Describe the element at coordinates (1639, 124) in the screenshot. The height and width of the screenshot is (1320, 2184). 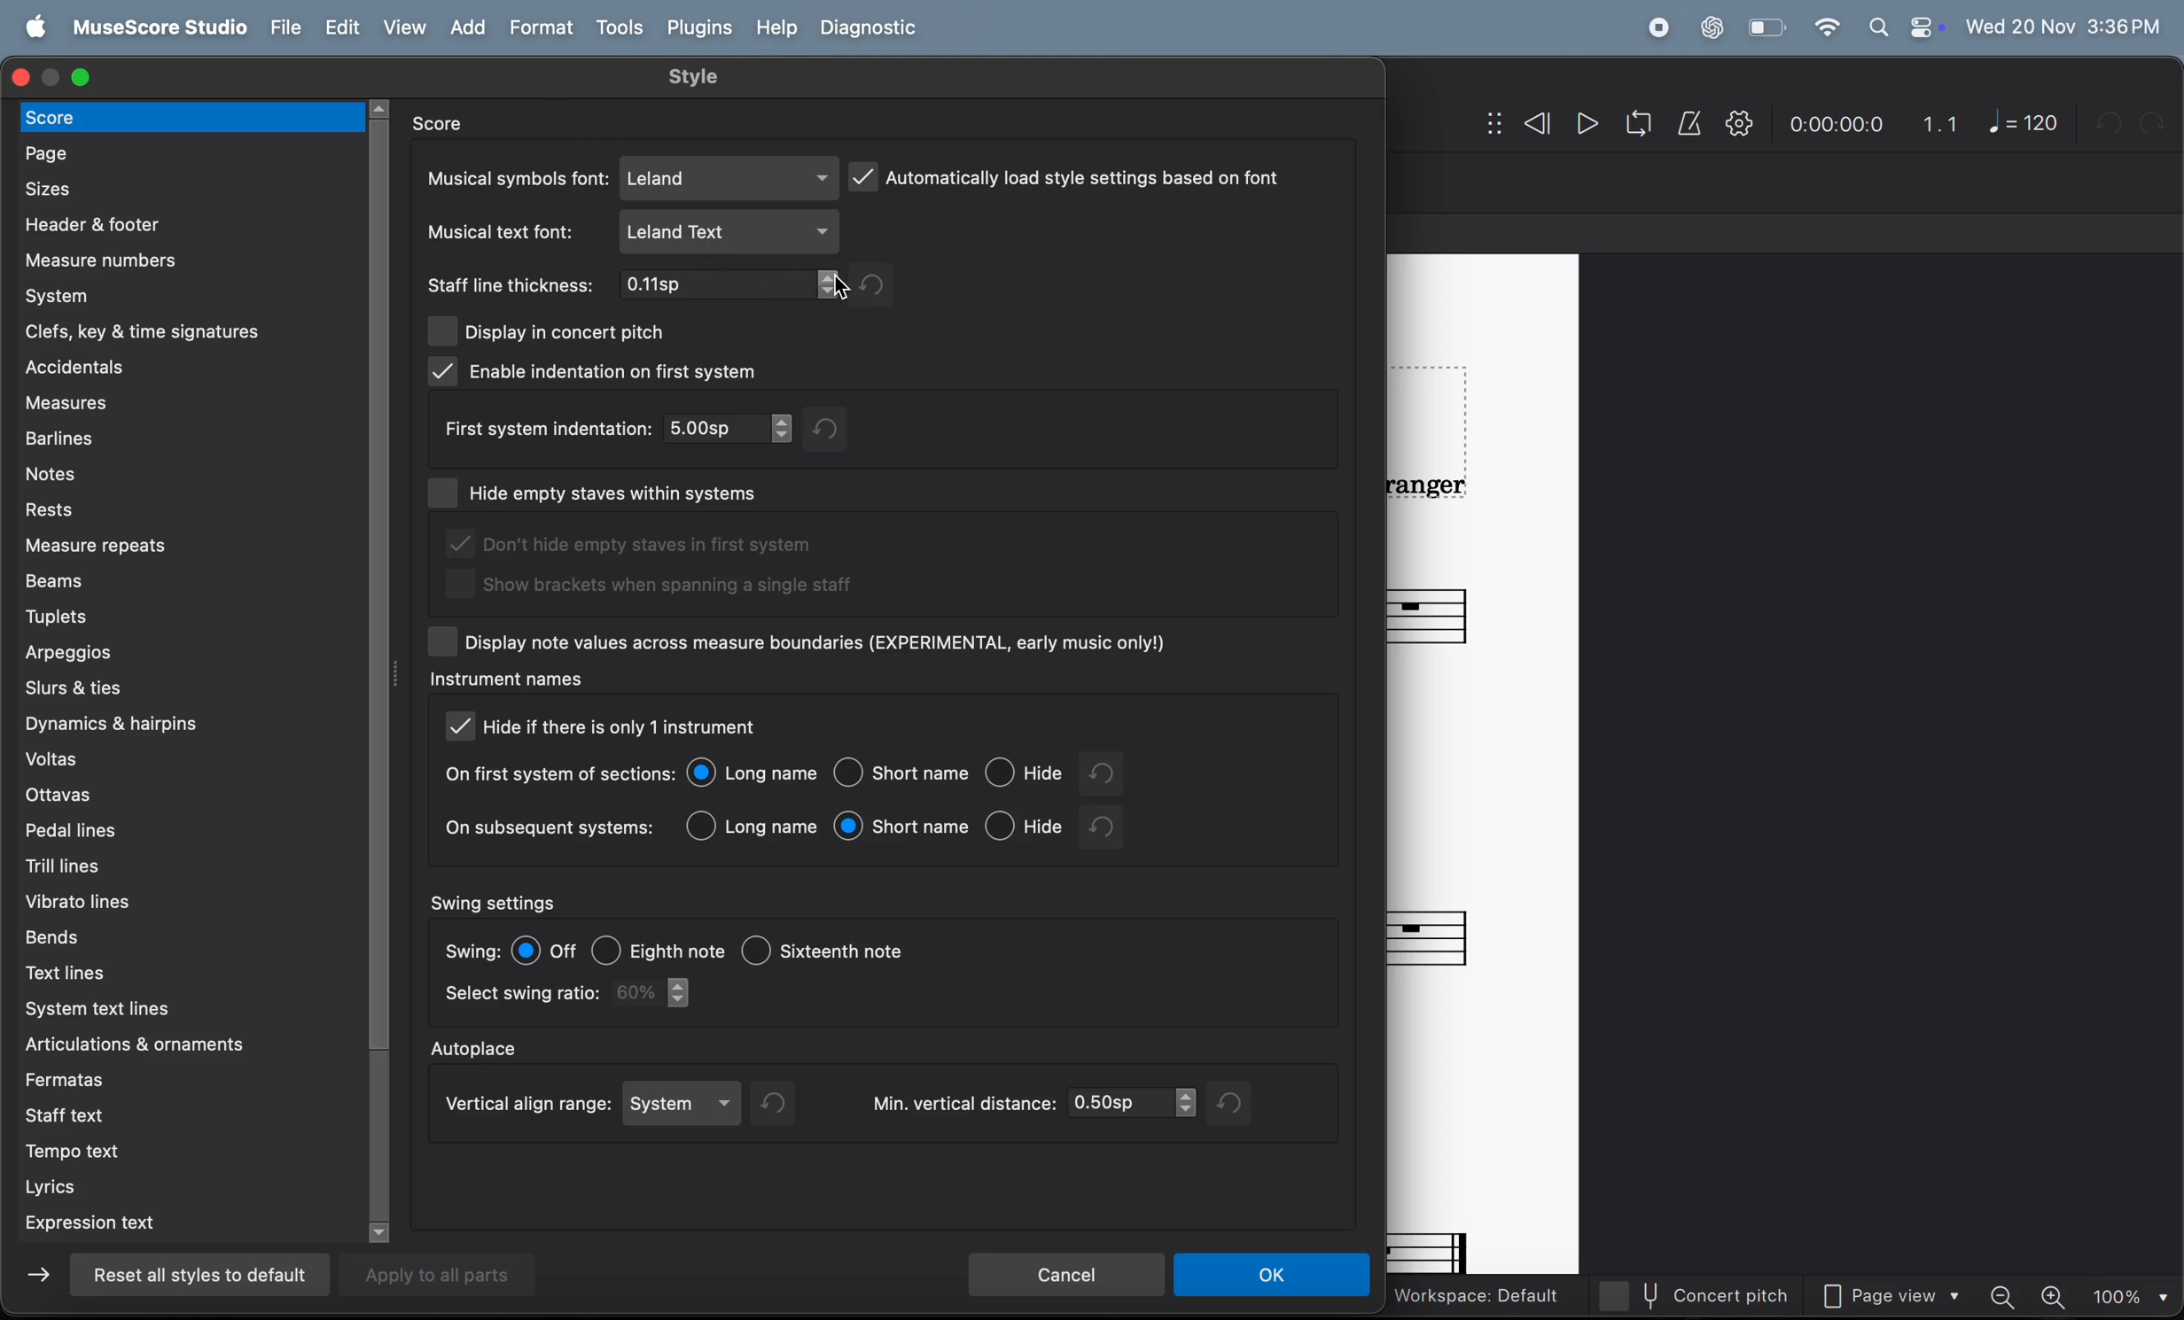
I see `loop play back` at that location.